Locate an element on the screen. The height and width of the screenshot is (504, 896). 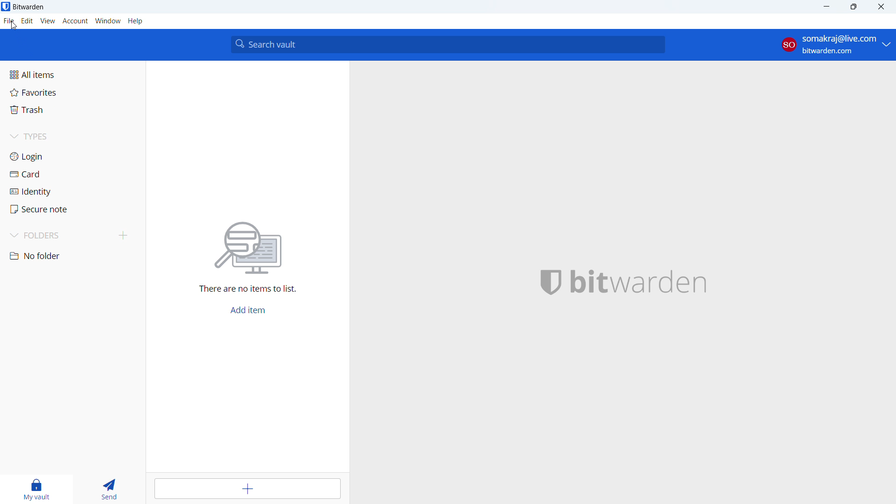
types is located at coordinates (70, 137).